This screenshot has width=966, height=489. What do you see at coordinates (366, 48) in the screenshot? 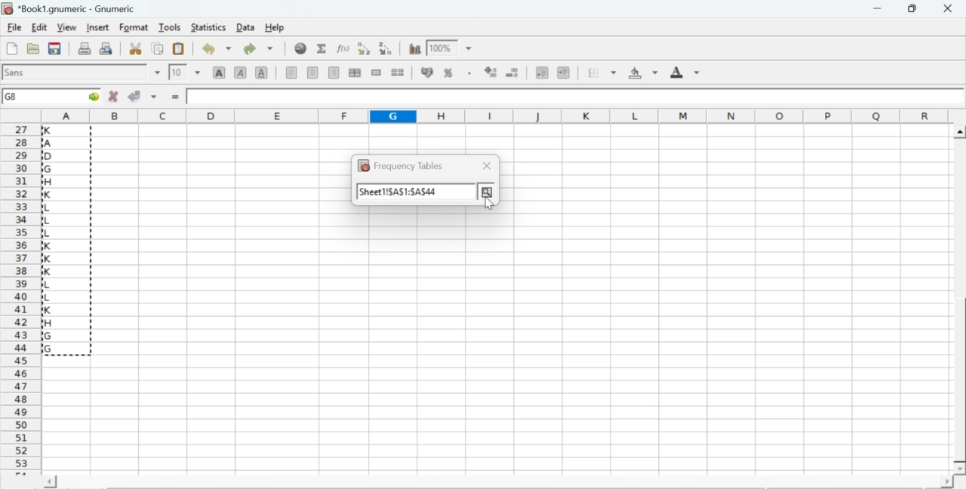
I see `Sort the selected region in ascending order based on the first column selected` at bounding box center [366, 48].